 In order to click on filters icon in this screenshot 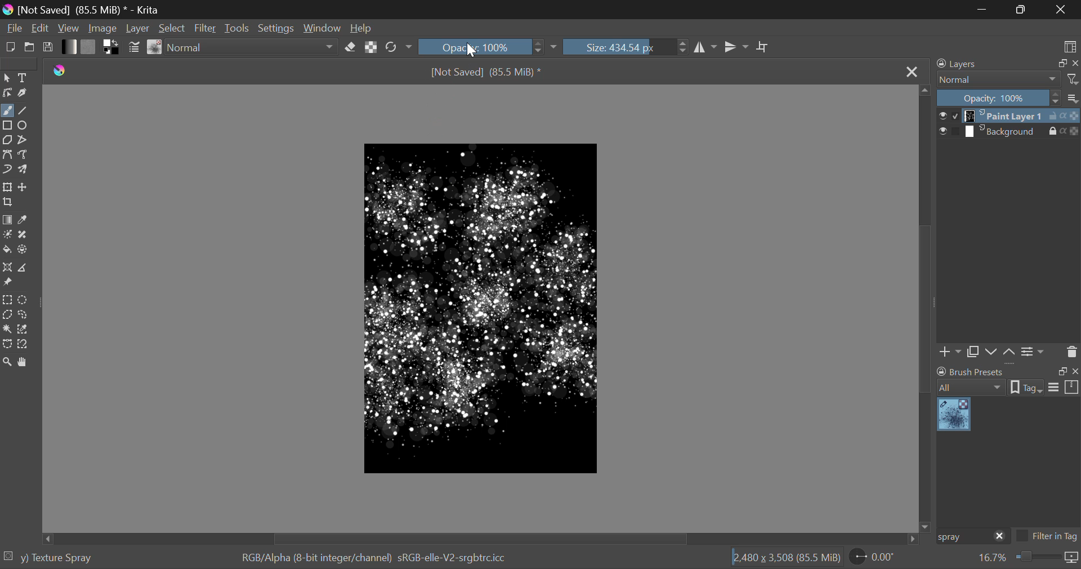, I will do `click(1073, 78)`.